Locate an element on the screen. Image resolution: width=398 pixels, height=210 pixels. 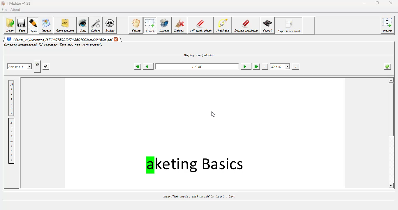
zoom in is located at coordinates (295, 66).